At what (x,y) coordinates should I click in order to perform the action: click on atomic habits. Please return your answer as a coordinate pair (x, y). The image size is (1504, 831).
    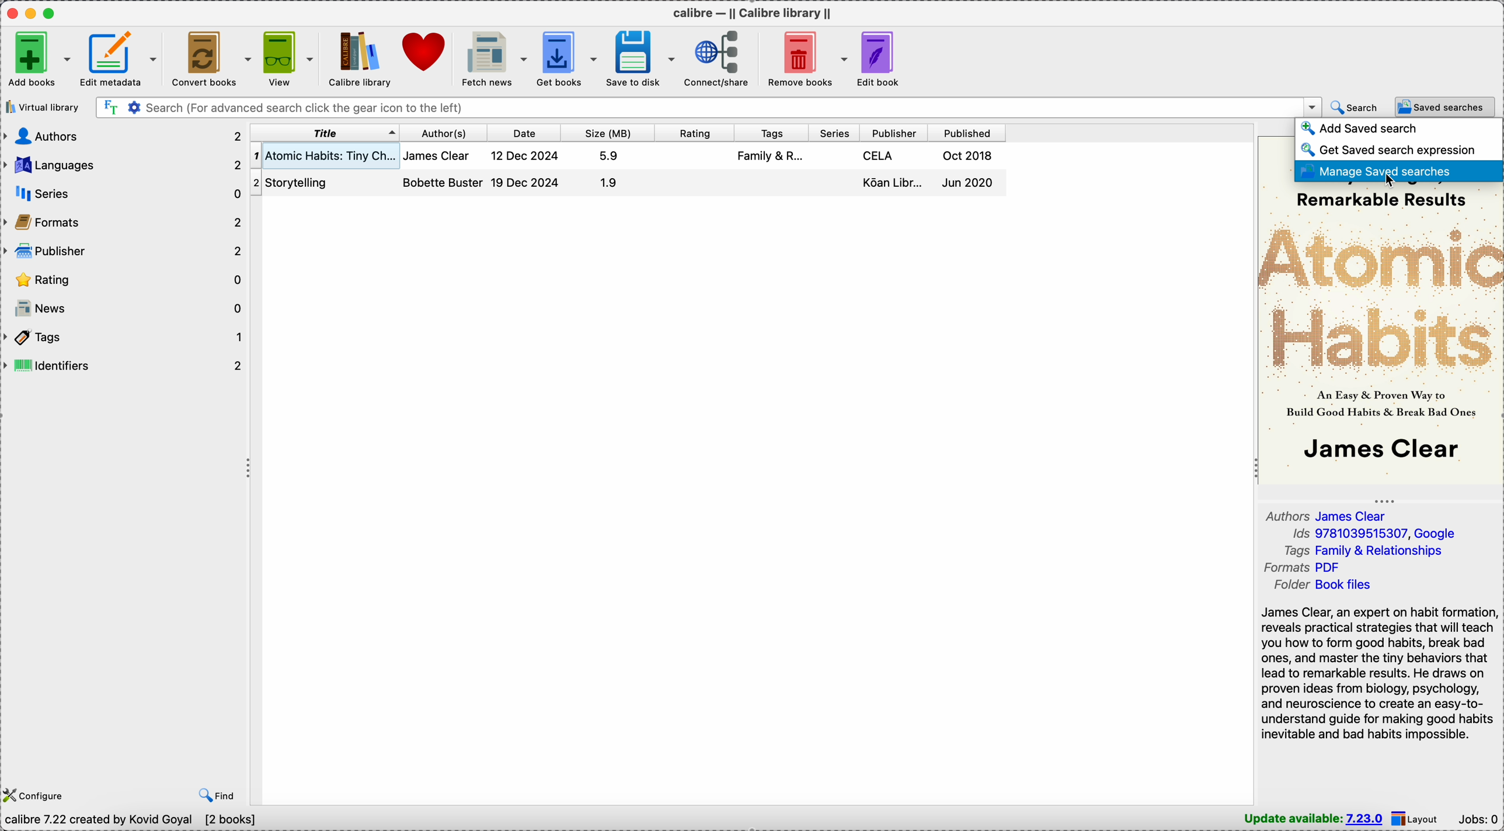
    Looking at the image, I should click on (323, 156).